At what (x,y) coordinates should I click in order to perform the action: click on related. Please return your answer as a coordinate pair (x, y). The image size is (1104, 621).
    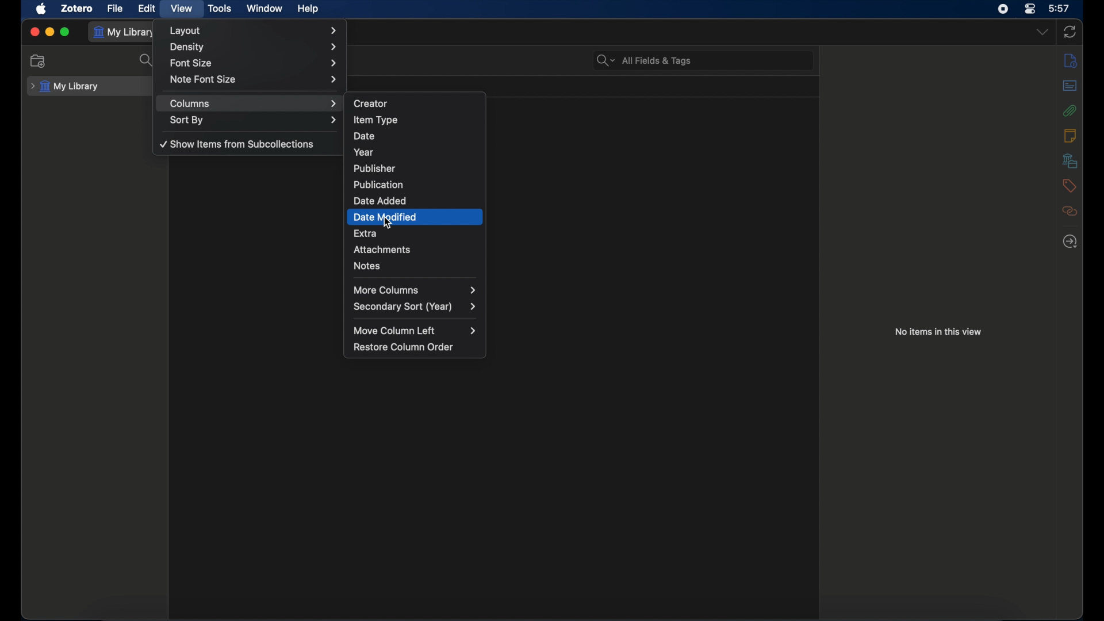
    Looking at the image, I should click on (1070, 211).